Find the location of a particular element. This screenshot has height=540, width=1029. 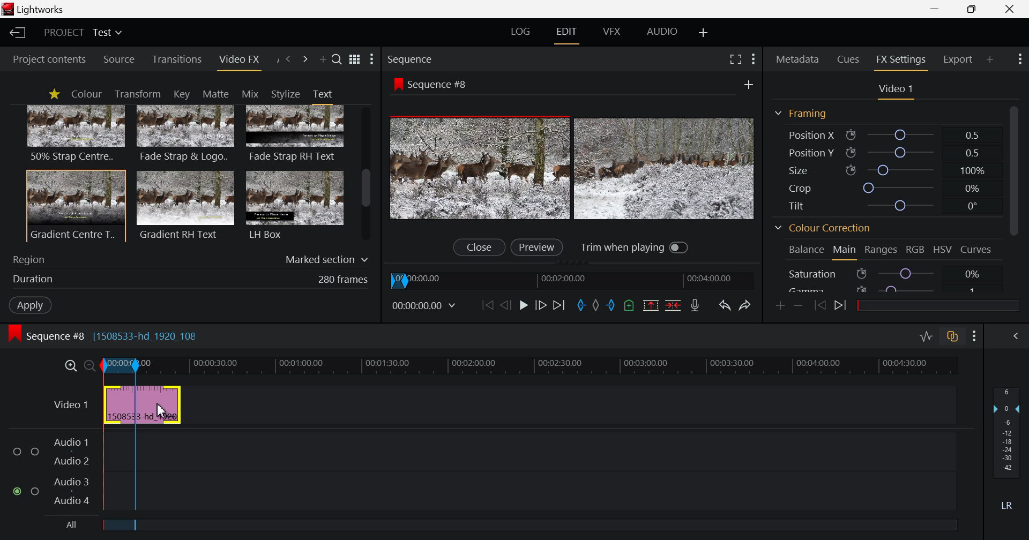

Delete/Cut is located at coordinates (673, 306).